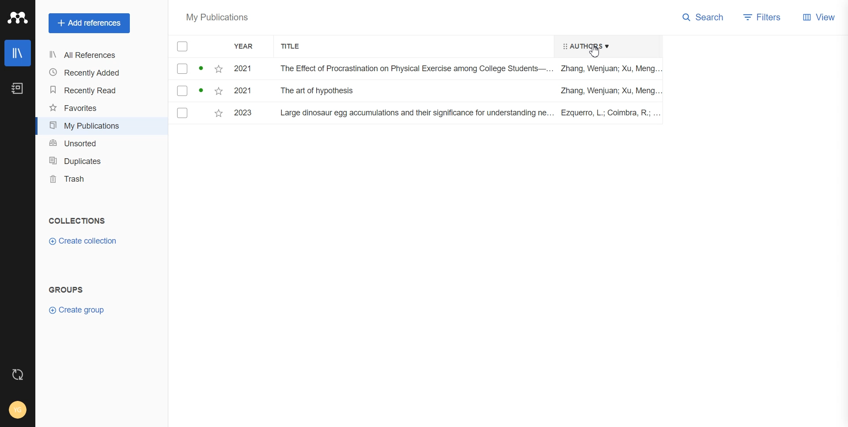 Image resolution: width=848 pixels, height=427 pixels. What do you see at coordinates (249, 47) in the screenshot?
I see `Year` at bounding box center [249, 47].